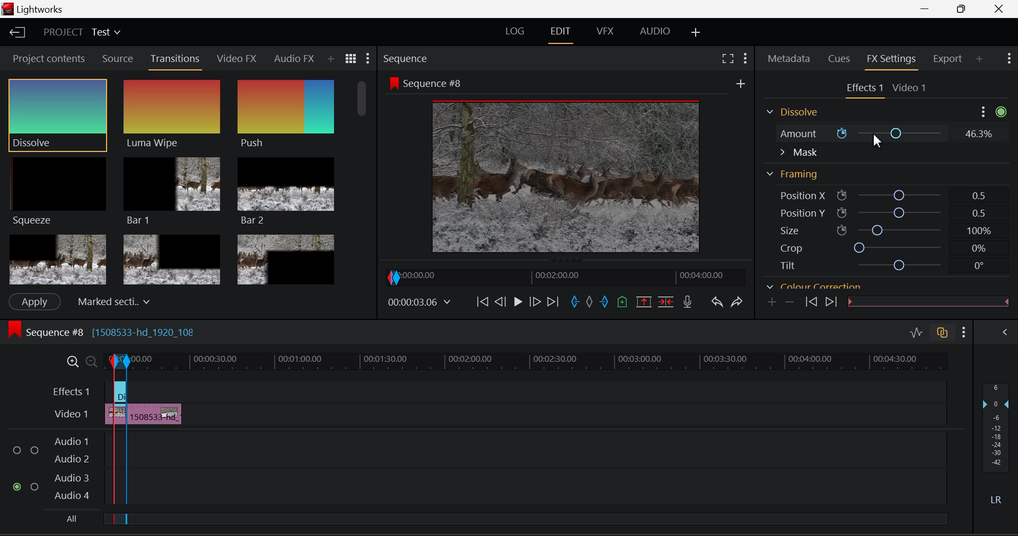 The height and width of the screenshot is (536, 1018). What do you see at coordinates (537, 487) in the screenshot?
I see `Audio Input Field` at bounding box center [537, 487].